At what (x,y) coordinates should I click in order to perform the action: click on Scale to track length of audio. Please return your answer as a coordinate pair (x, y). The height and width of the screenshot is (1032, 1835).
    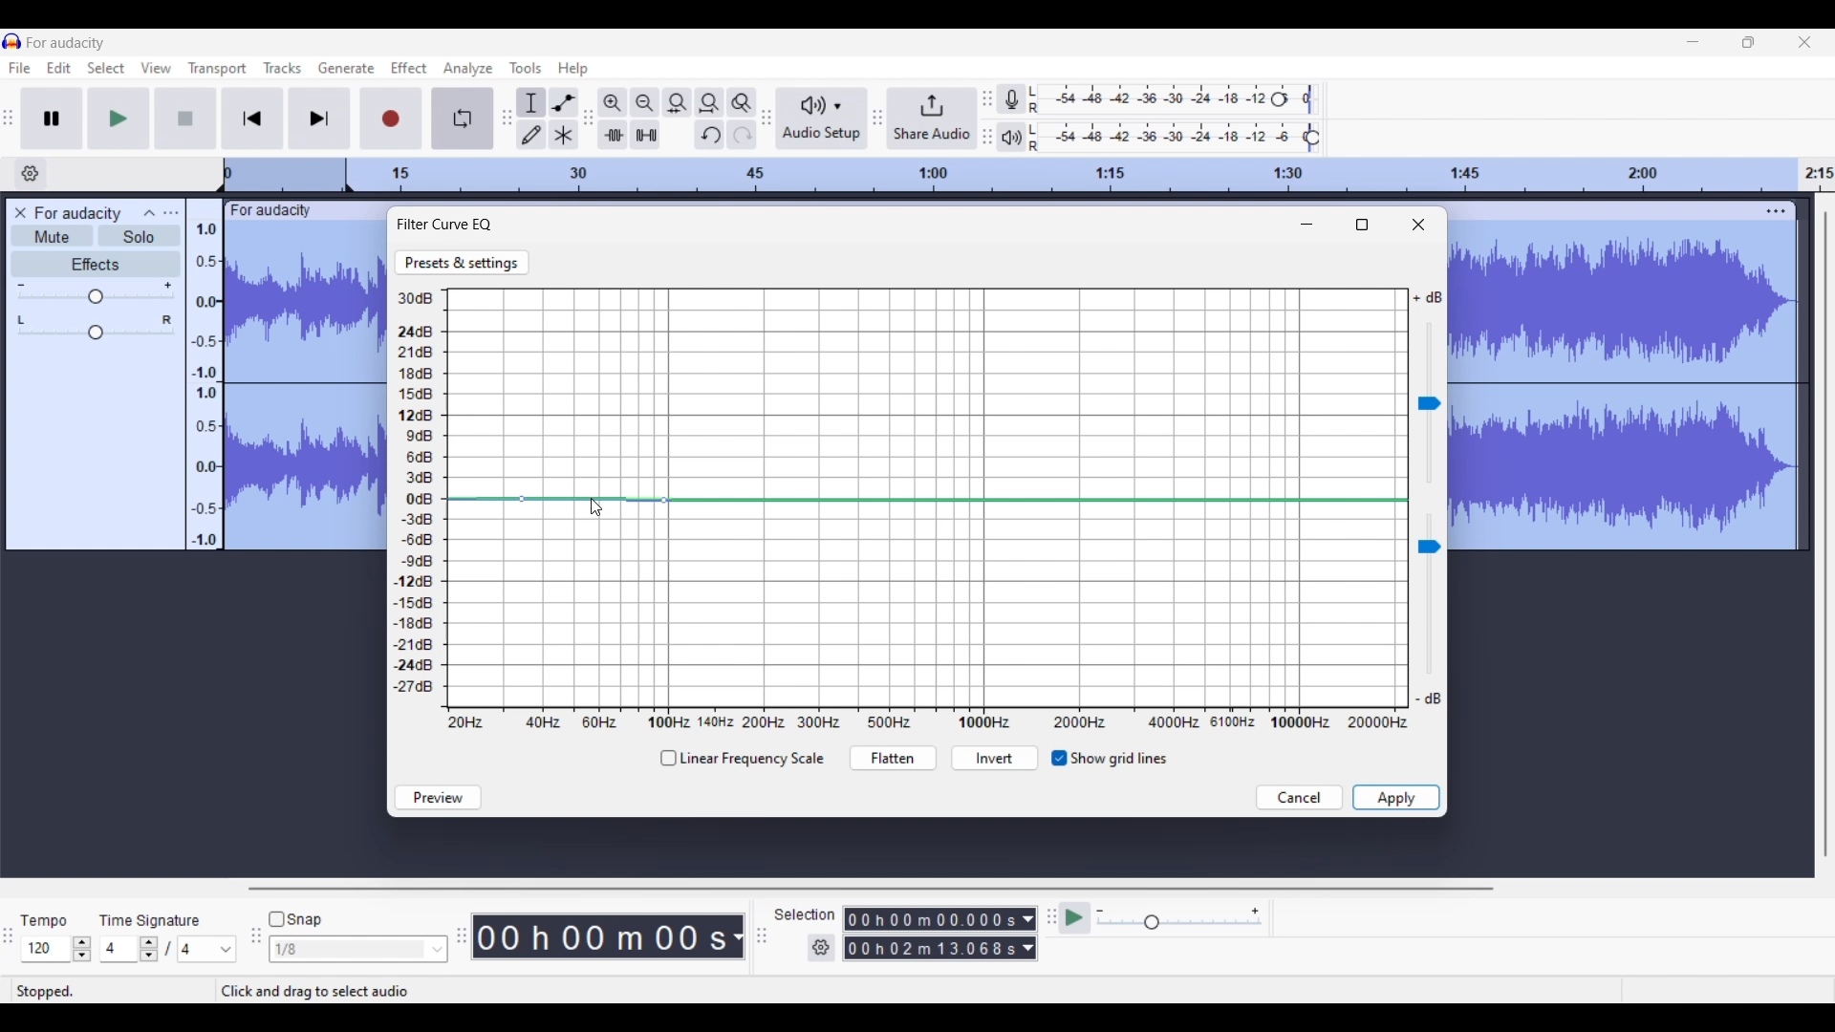
    Looking at the image, I should click on (1096, 175).